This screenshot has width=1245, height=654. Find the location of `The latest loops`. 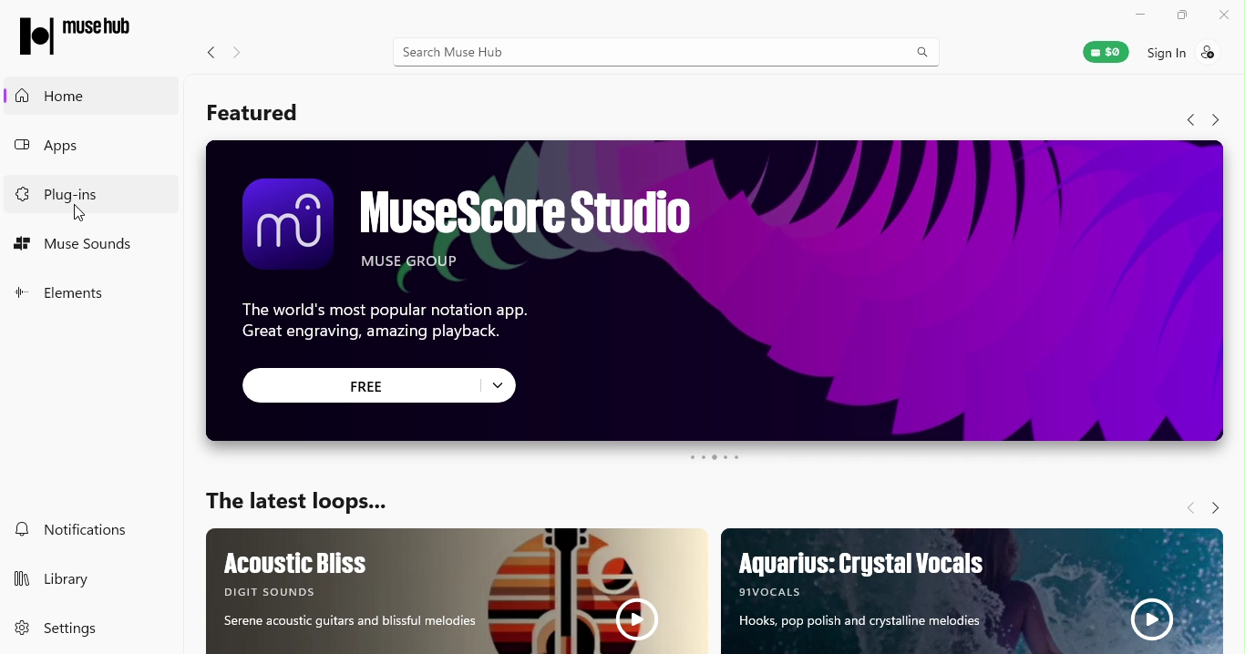

The latest loops is located at coordinates (304, 501).